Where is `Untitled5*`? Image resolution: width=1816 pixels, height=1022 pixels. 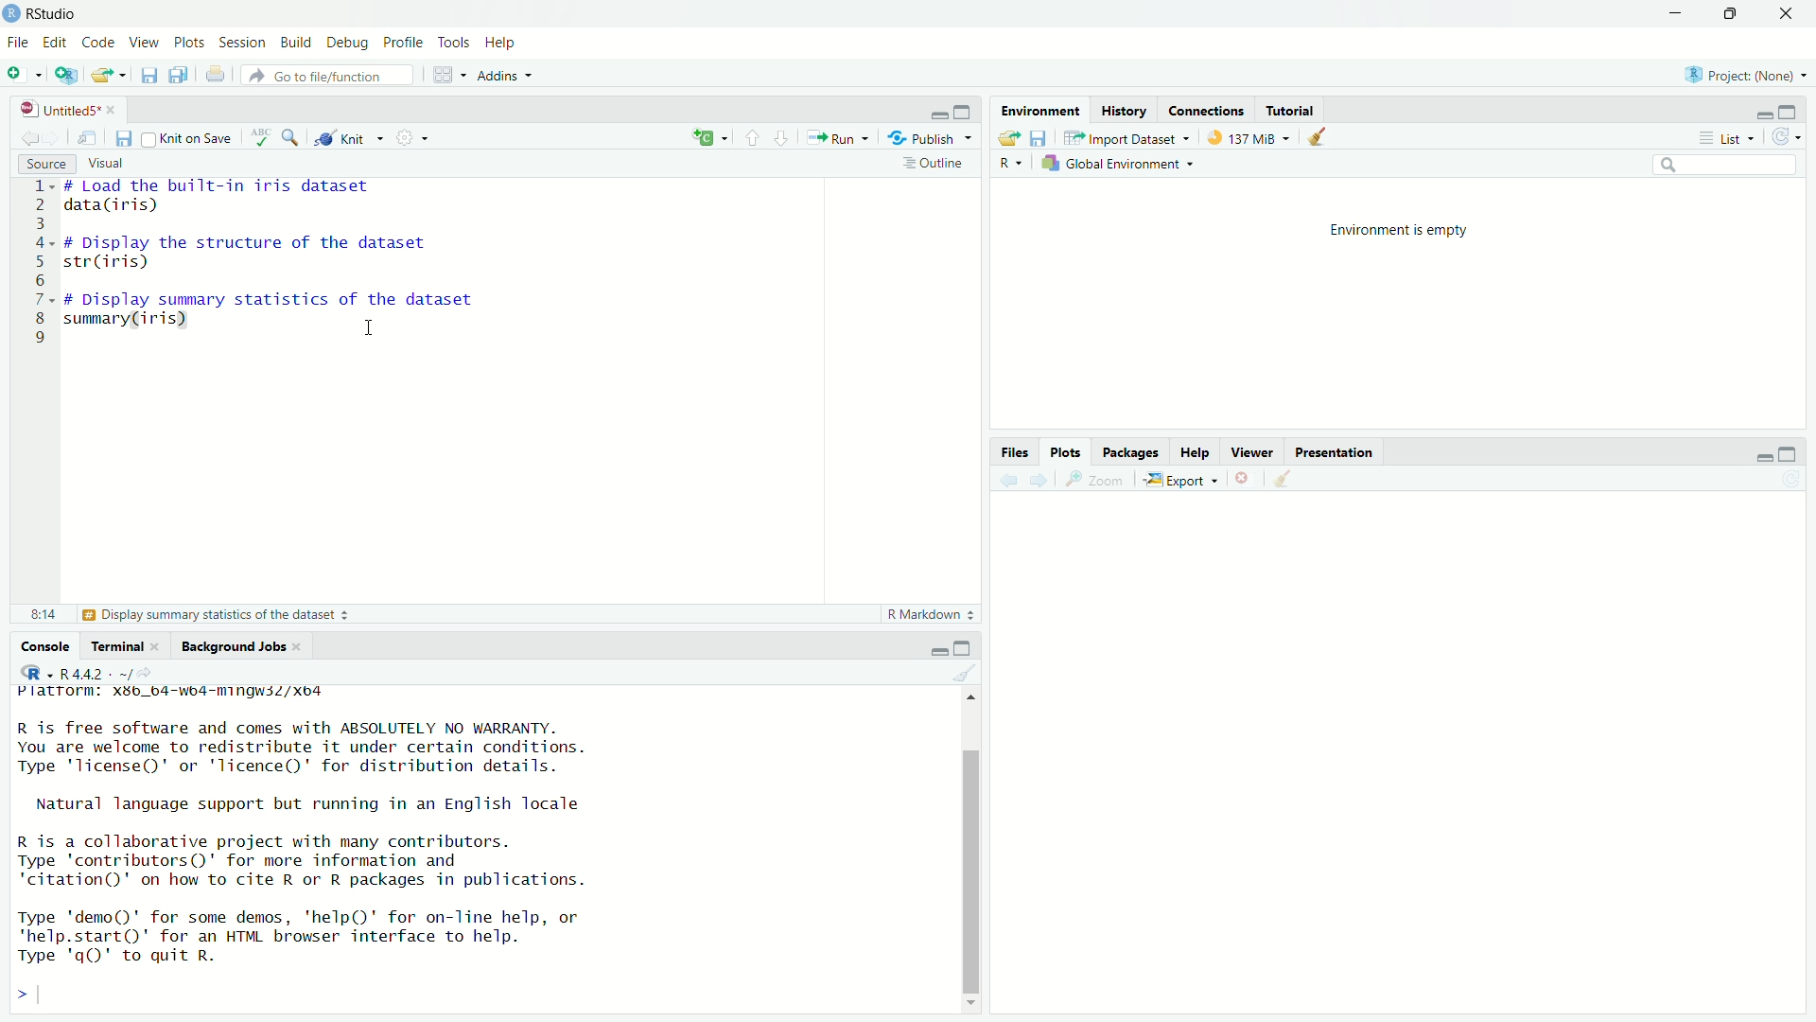 Untitled5* is located at coordinates (66, 109).